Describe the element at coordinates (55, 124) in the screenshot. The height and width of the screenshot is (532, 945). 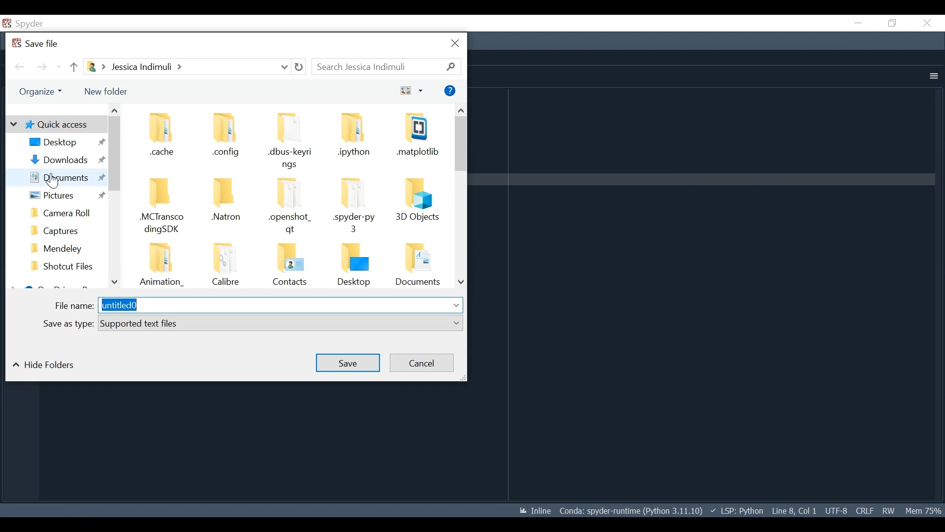
I see `Quick Access` at that location.